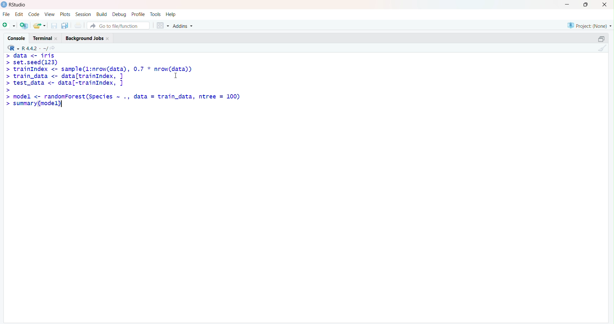 This screenshot has height=324, width=614. I want to click on File, so click(6, 14).